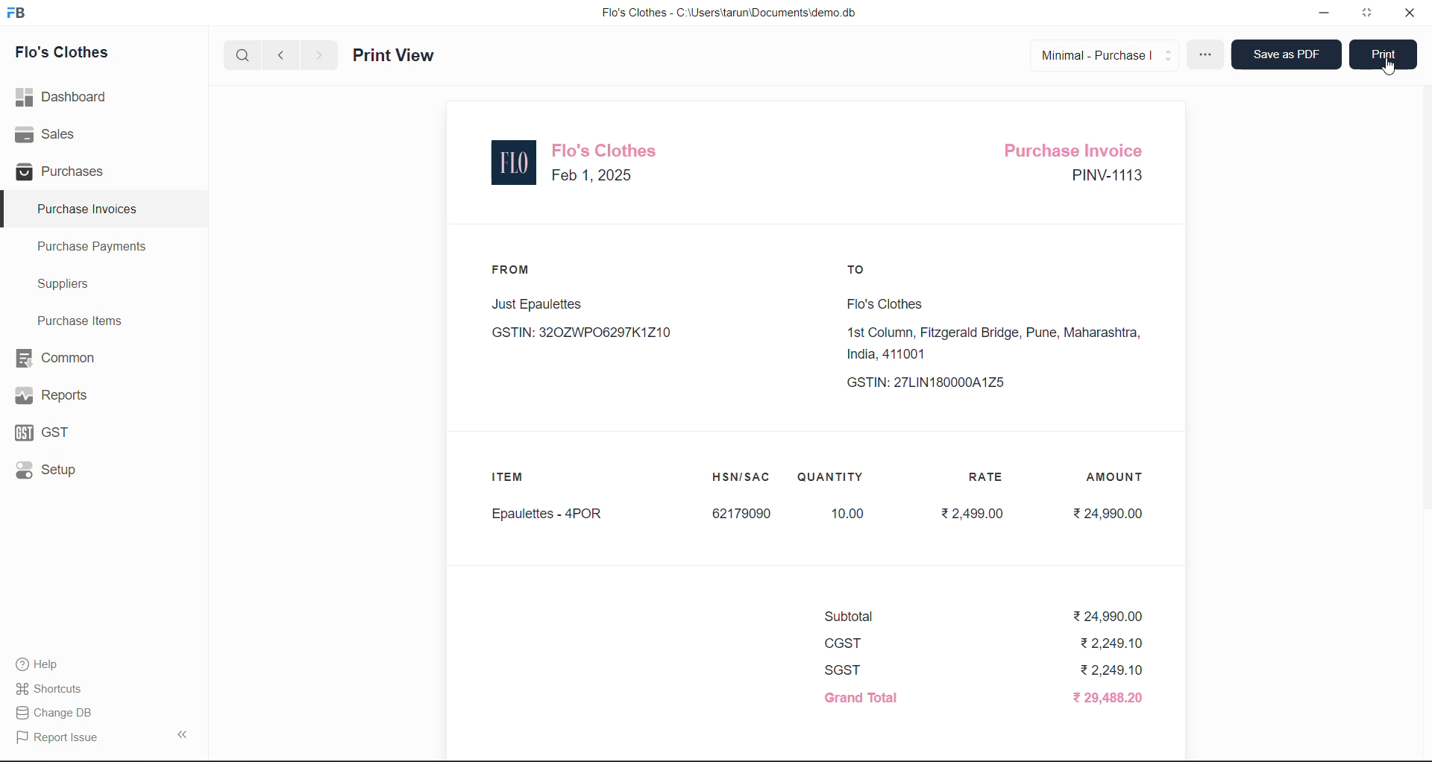 This screenshot has height=762, width=1432. I want to click on Minimal - Purchase |, so click(1105, 54).